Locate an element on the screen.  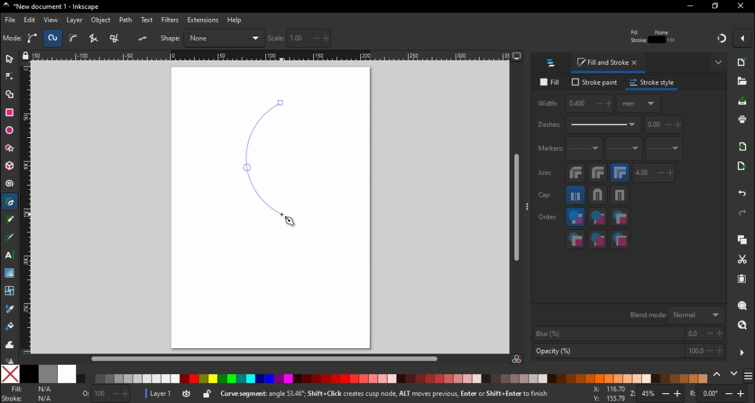
star/polygon tool is located at coordinates (10, 151).